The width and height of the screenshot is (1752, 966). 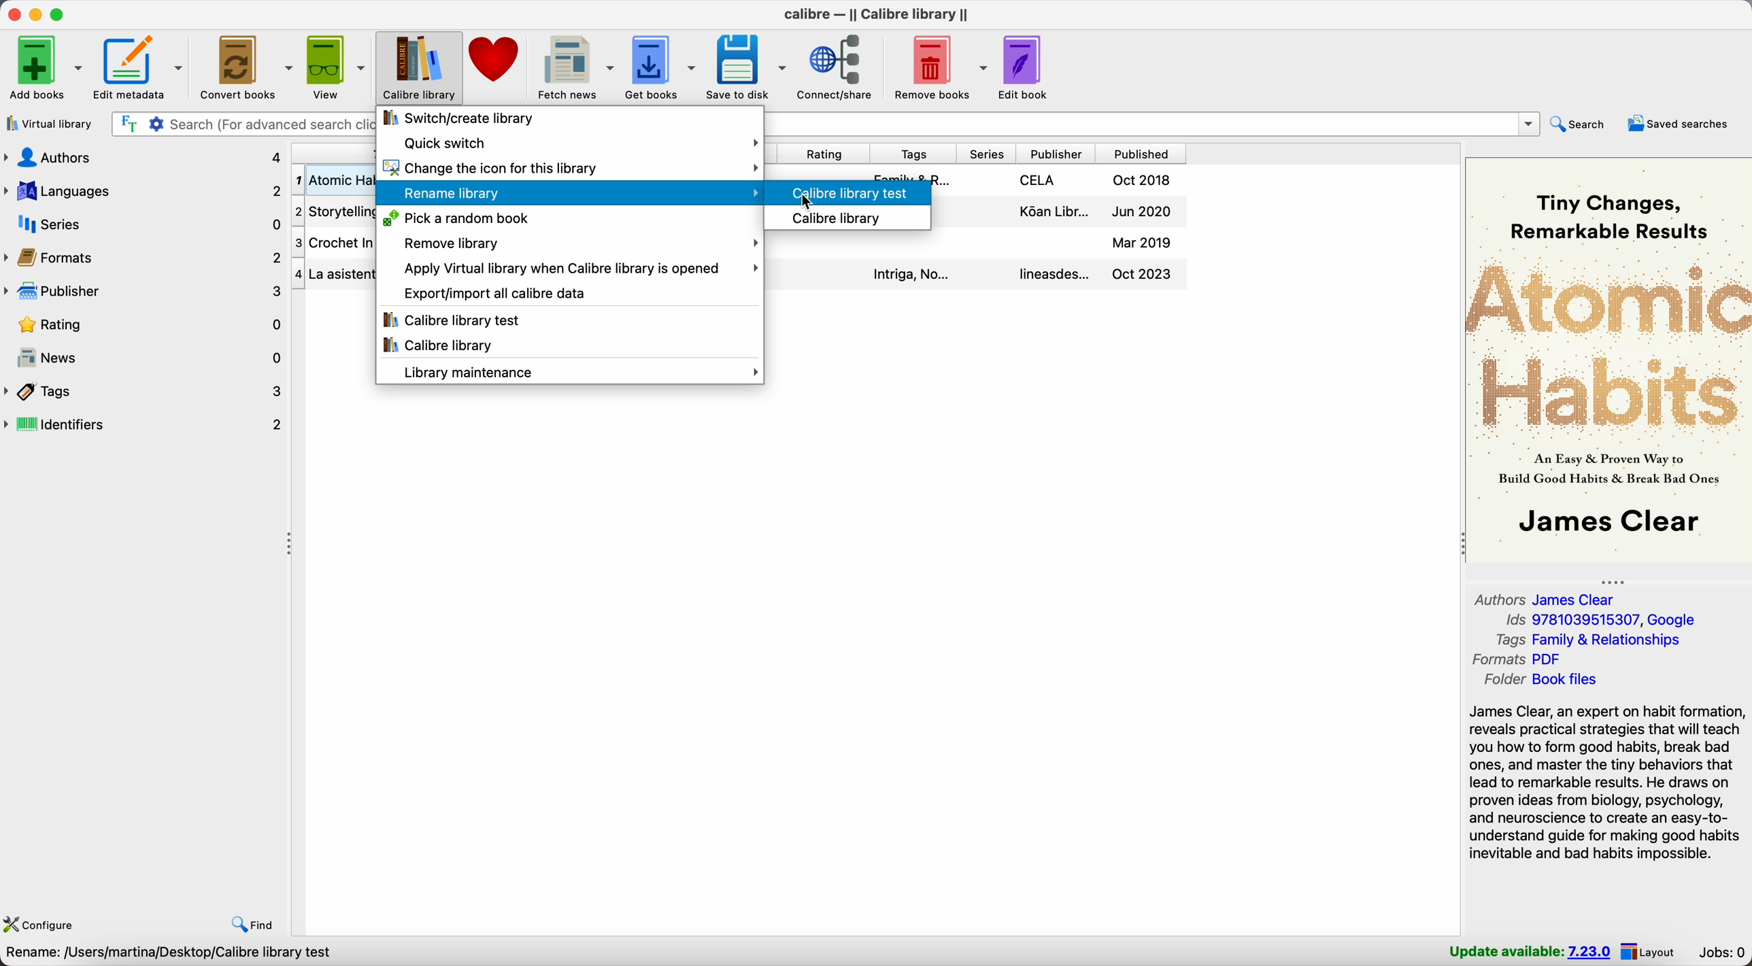 I want to click on formats, so click(x=145, y=257).